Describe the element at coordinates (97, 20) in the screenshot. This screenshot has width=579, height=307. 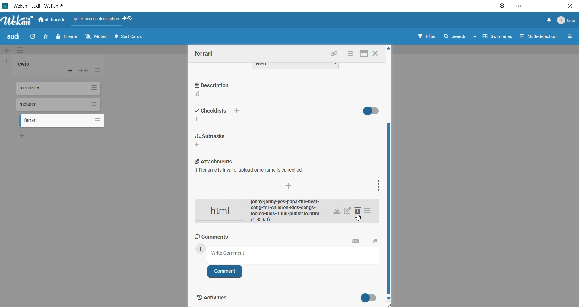
I see `quick access description` at that location.